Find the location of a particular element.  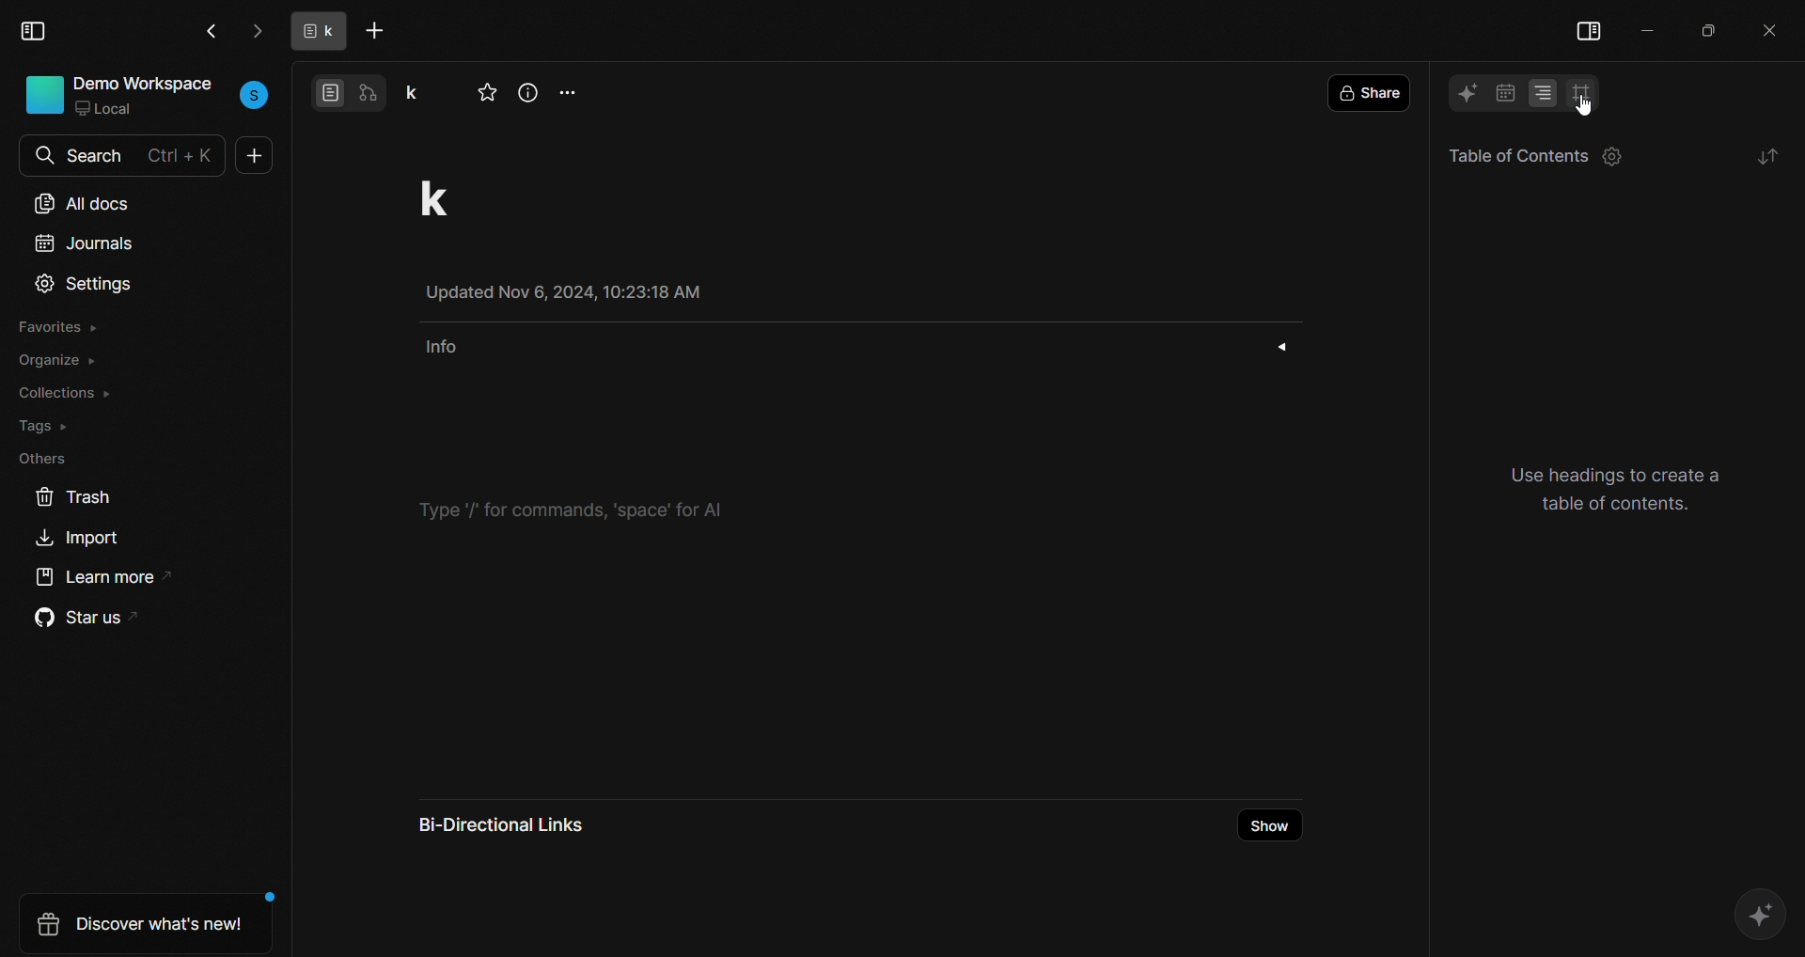

trash is located at coordinates (71, 494).